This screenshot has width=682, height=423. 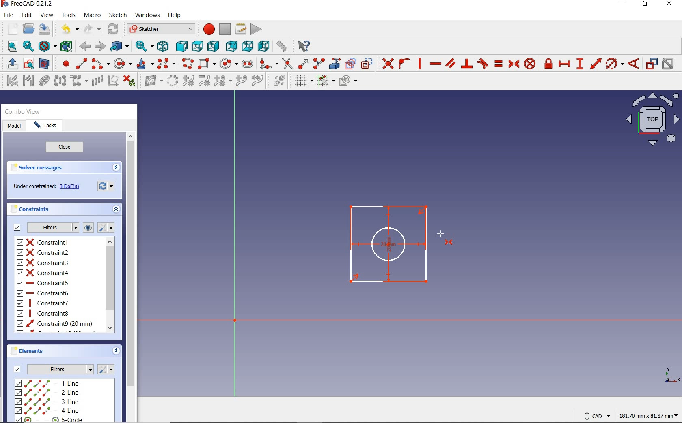 What do you see at coordinates (16, 229) in the screenshot?
I see `Filters heckbox` at bounding box center [16, 229].